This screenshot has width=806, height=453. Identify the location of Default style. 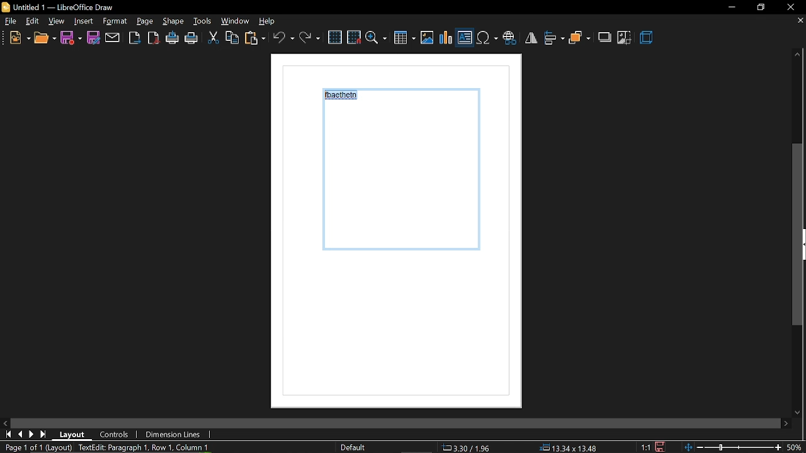
(355, 448).